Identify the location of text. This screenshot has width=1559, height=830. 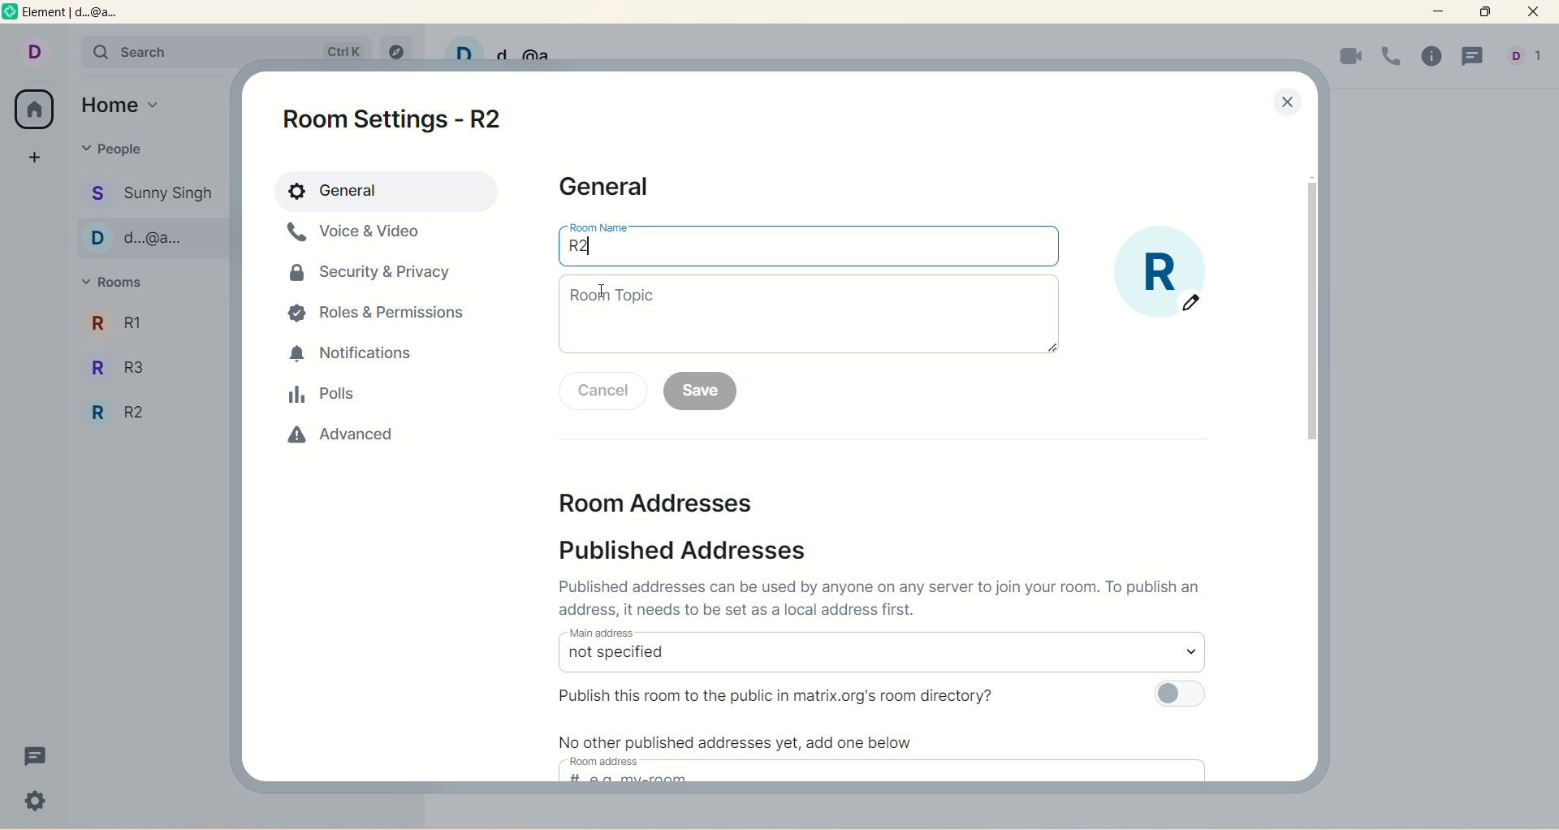
(886, 600).